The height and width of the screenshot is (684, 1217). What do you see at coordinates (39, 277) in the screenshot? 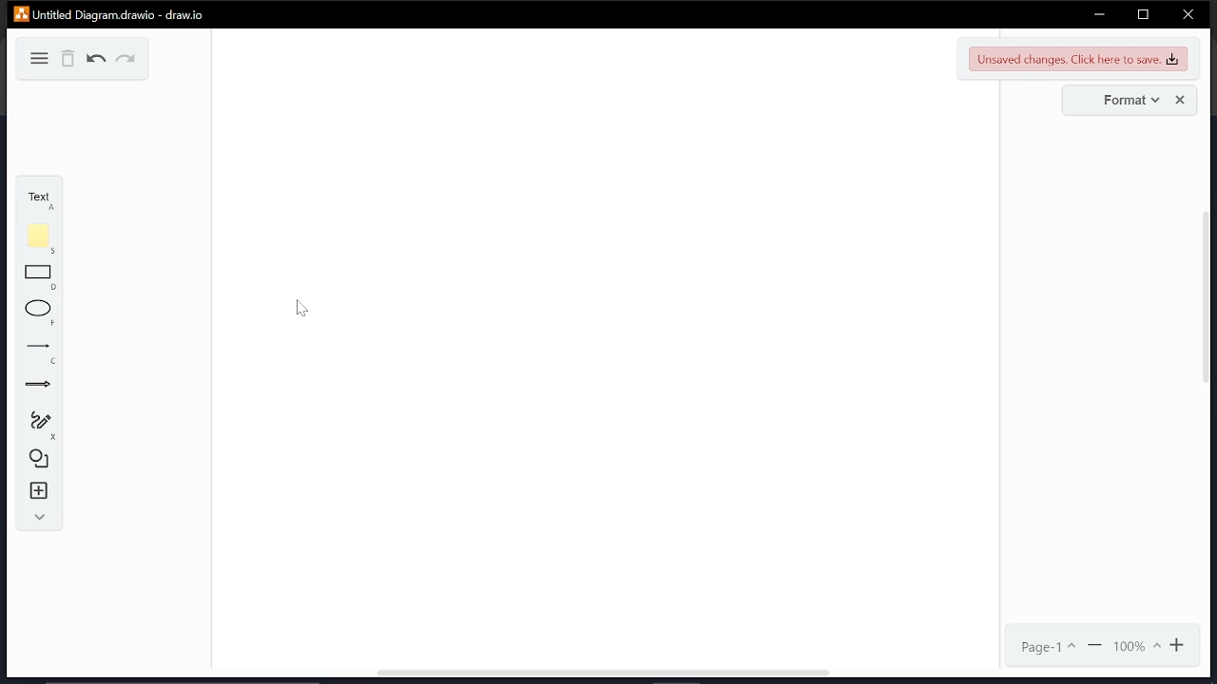
I see `rectangle` at bounding box center [39, 277].